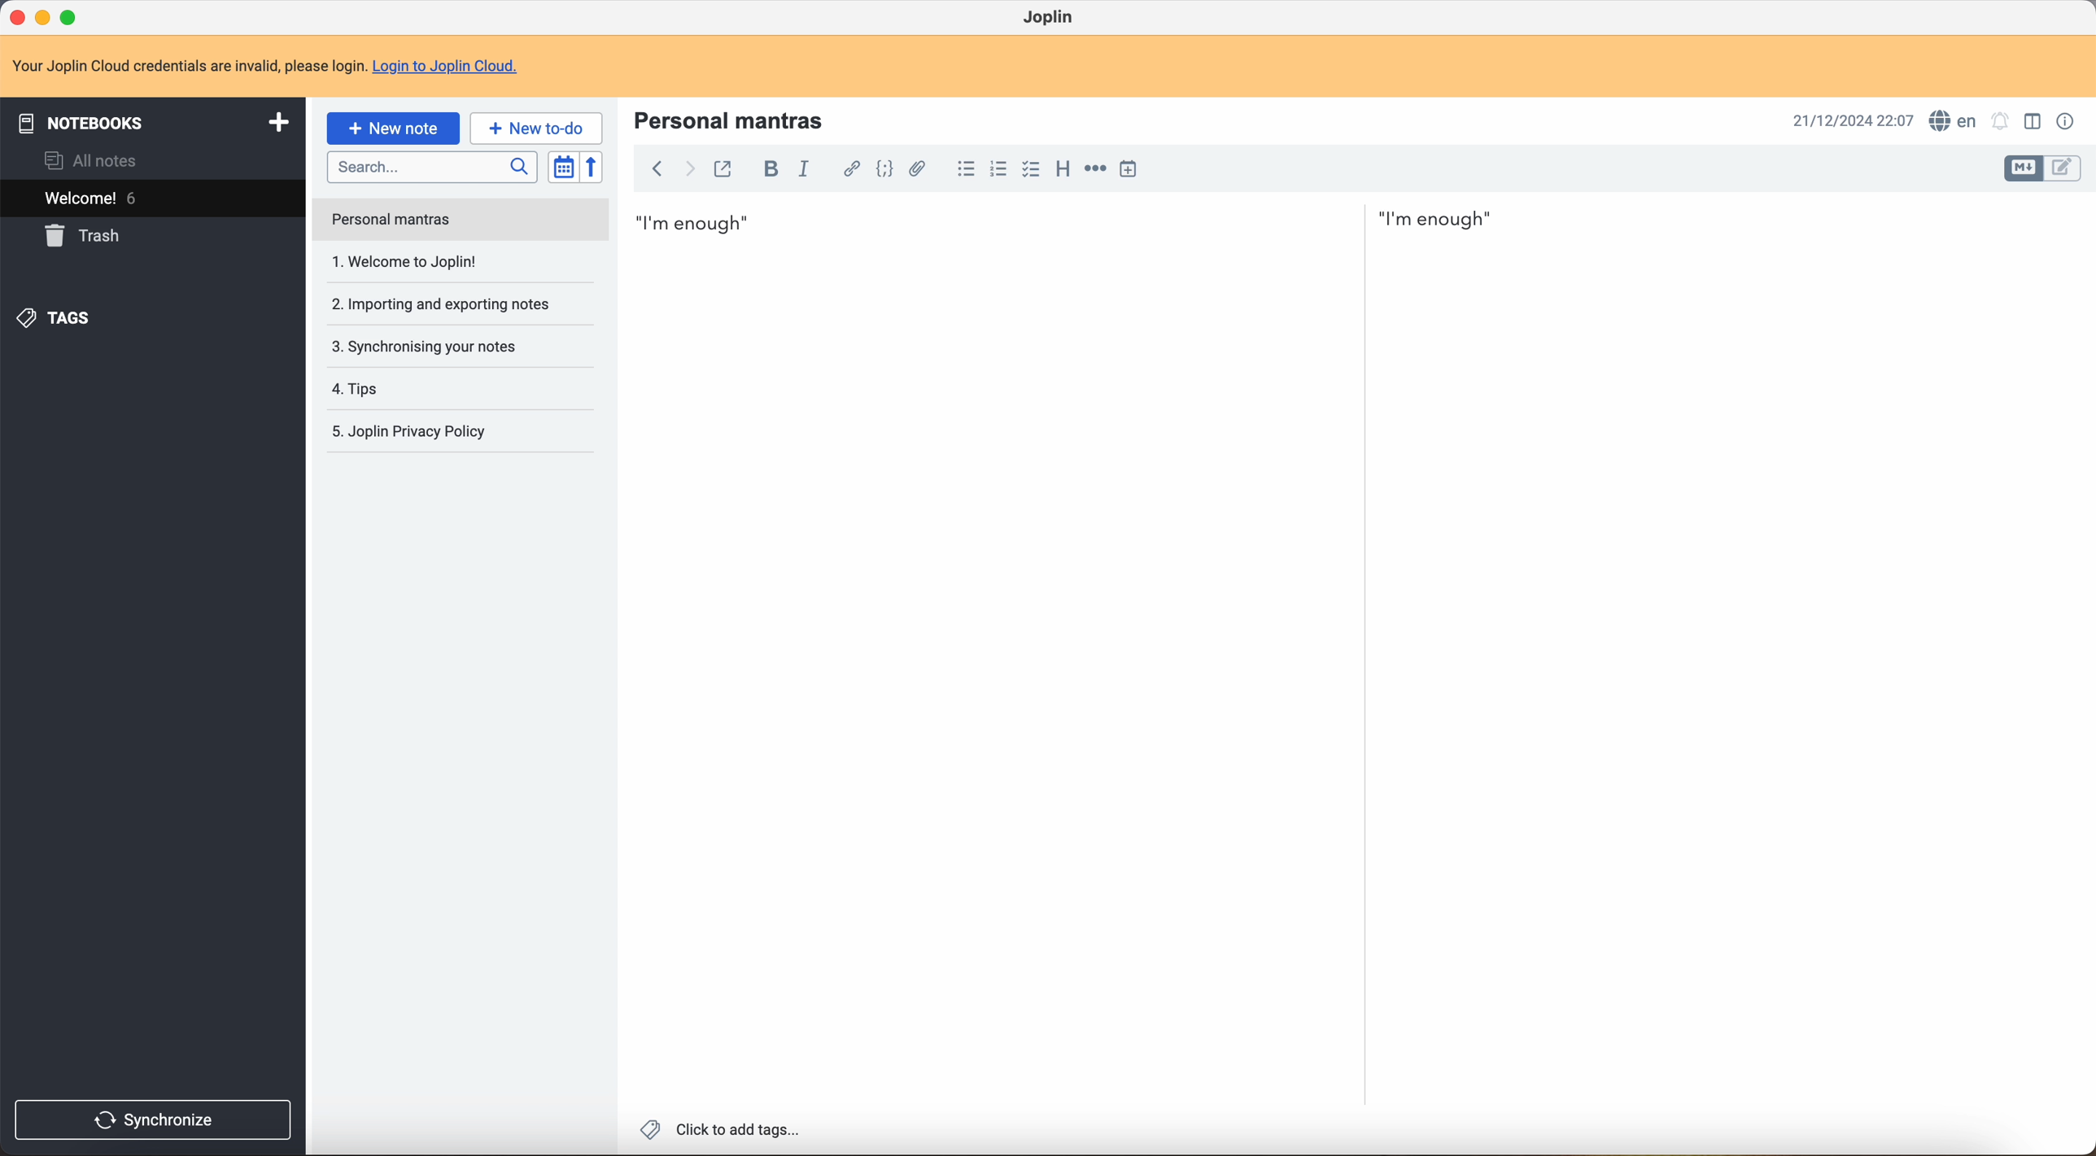  I want to click on insert time, so click(1128, 168).